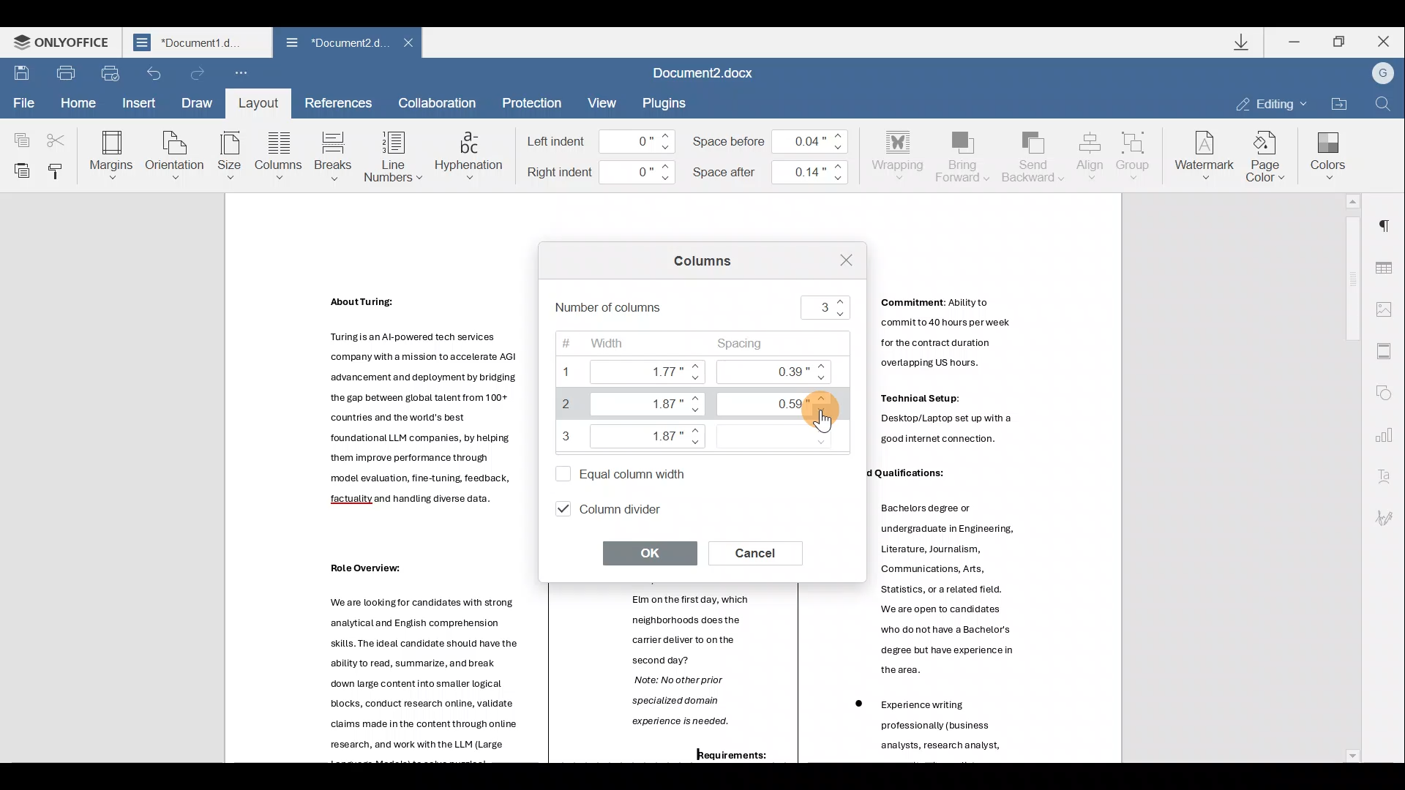  Describe the element at coordinates (943, 423) in the screenshot. I see `` at that location.